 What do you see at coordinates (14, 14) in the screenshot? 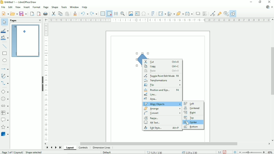
I see `Open ` at bounding box center [14, 14].